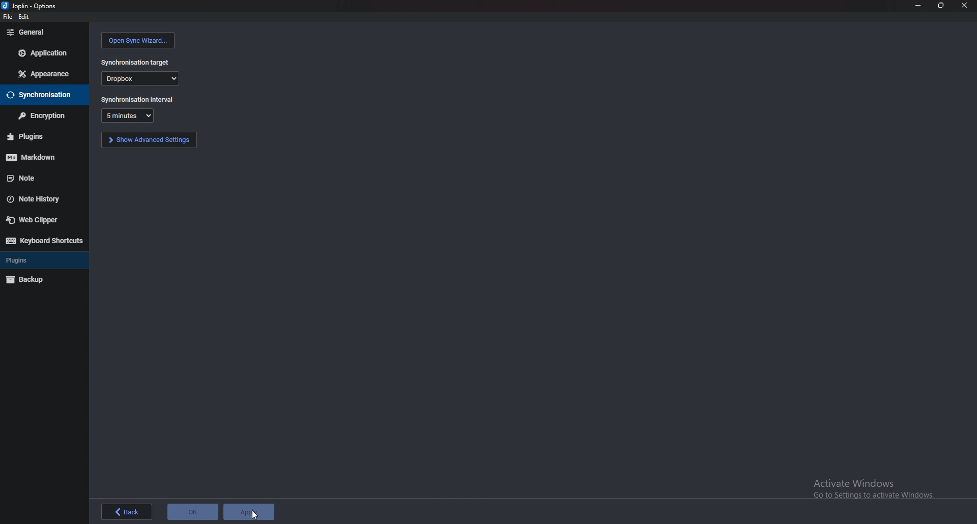  What do you see at coordinates (40, 157) in the screenshot?
I see `markdown` at bounding box center [40, 157].